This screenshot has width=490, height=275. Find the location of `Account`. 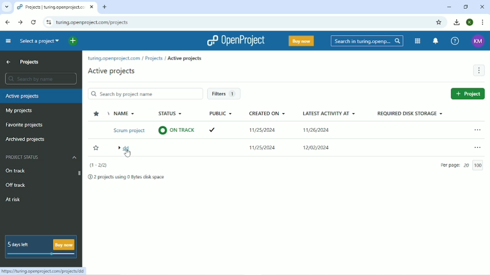

Account is located at coordinates (470, 22).